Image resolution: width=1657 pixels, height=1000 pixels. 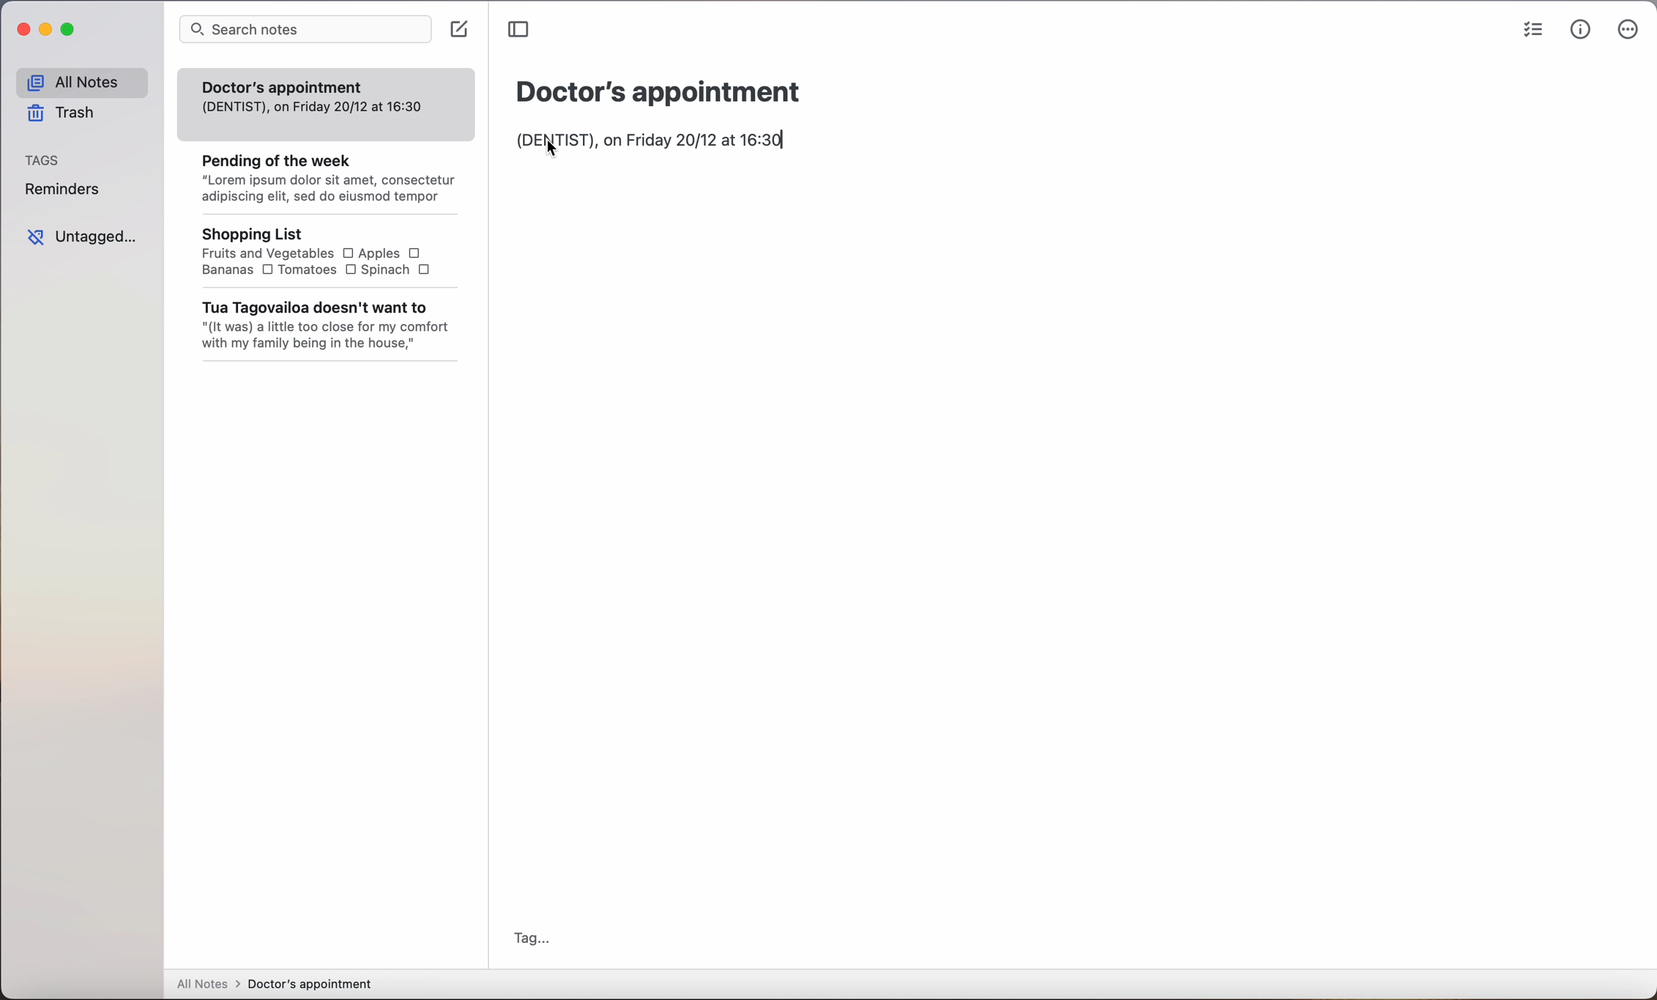 What do you see at coordinates (651, 143) in the screenshot?
I see `(Dentist) on friday 20/12 at 16:30` at bounding box center [651, 143].